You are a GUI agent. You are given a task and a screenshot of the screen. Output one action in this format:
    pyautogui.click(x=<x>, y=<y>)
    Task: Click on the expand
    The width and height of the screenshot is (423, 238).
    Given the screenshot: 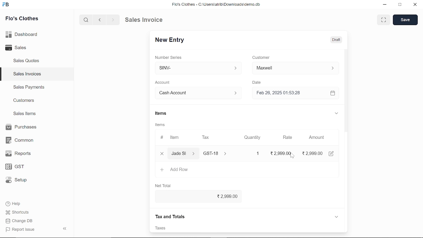 What is the action you would take?
    pyautogui.click(x=336, y=113)
    